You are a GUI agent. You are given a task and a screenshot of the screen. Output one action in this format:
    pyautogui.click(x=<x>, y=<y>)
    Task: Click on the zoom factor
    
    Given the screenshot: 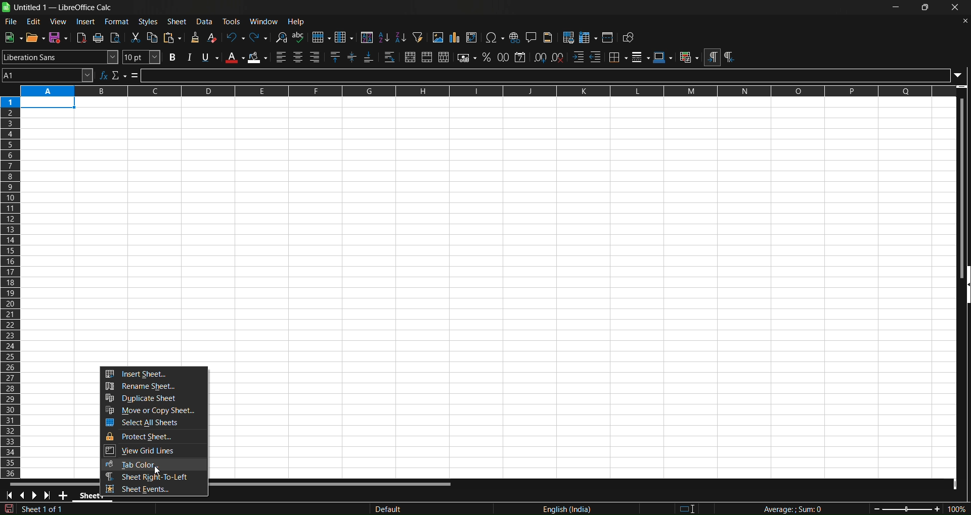 What is the action you would take?
    pyautogui.click(x=906, y=508)
    